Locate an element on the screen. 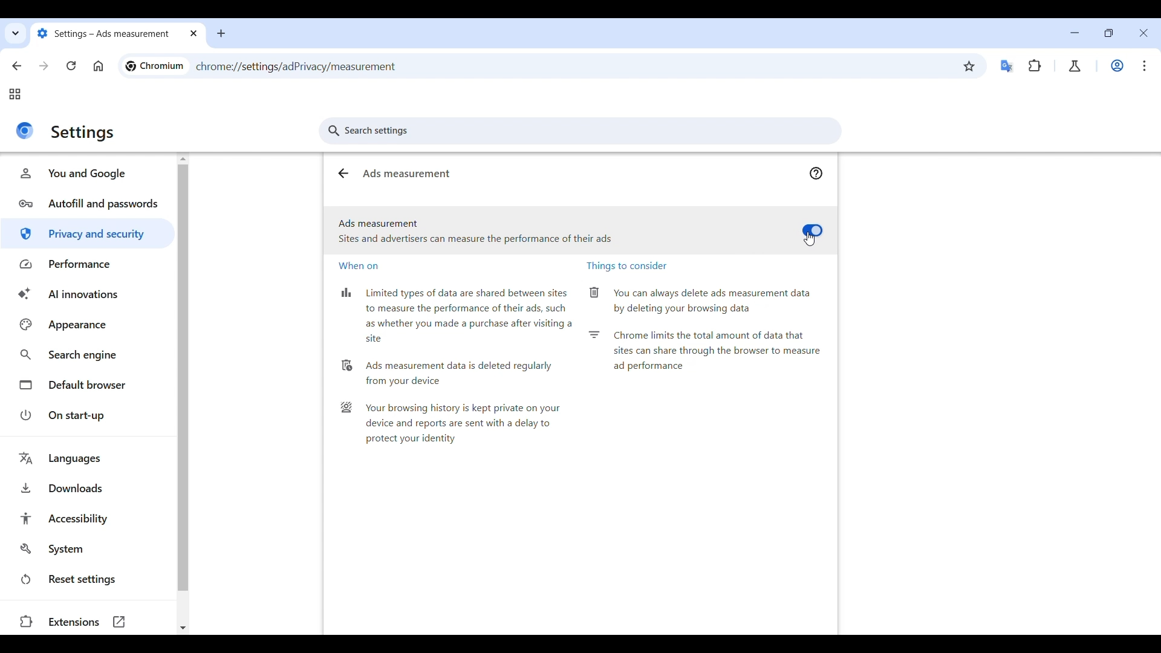  Bookmark this tab is located at coordinates (970, 66).